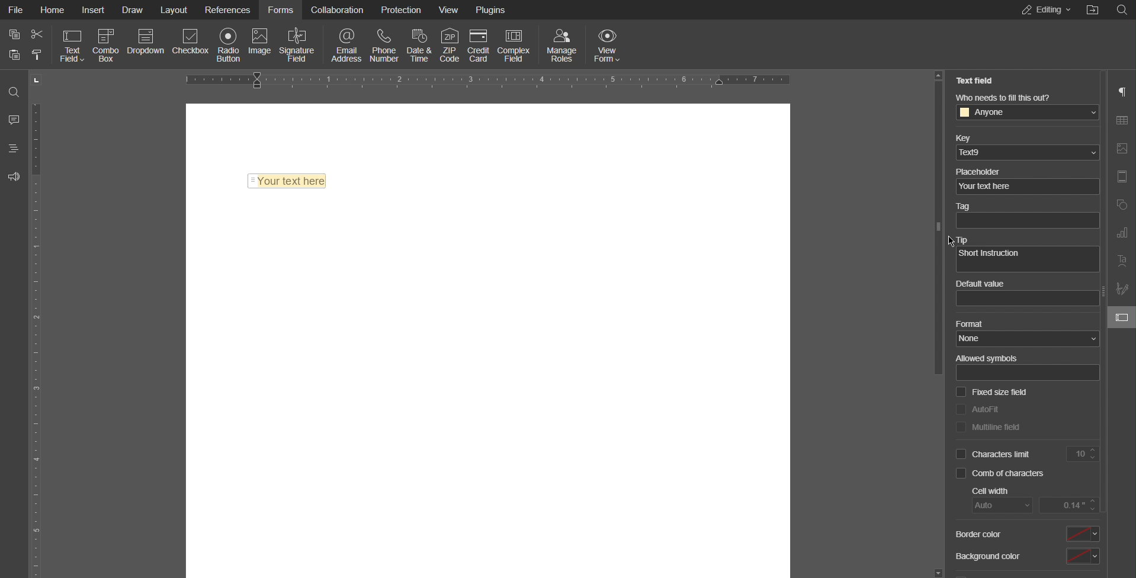  Describe the element at coordinates (14, 92) in the screenshot. I see `Search` at that location.